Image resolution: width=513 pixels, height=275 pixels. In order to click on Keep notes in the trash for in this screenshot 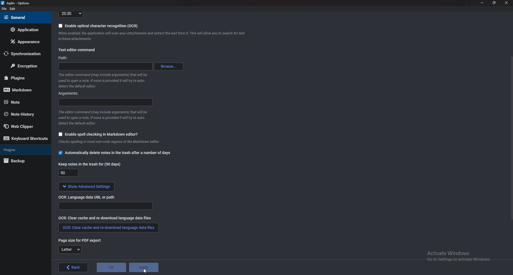, I will do `click(91, 164)`.